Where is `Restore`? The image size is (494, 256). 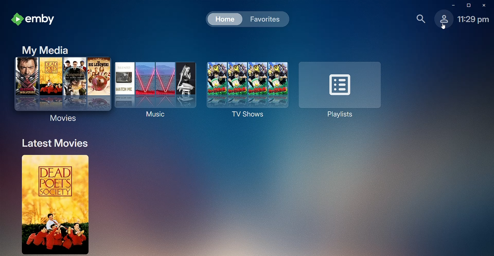
Restore is located at coordinates (467, 5).